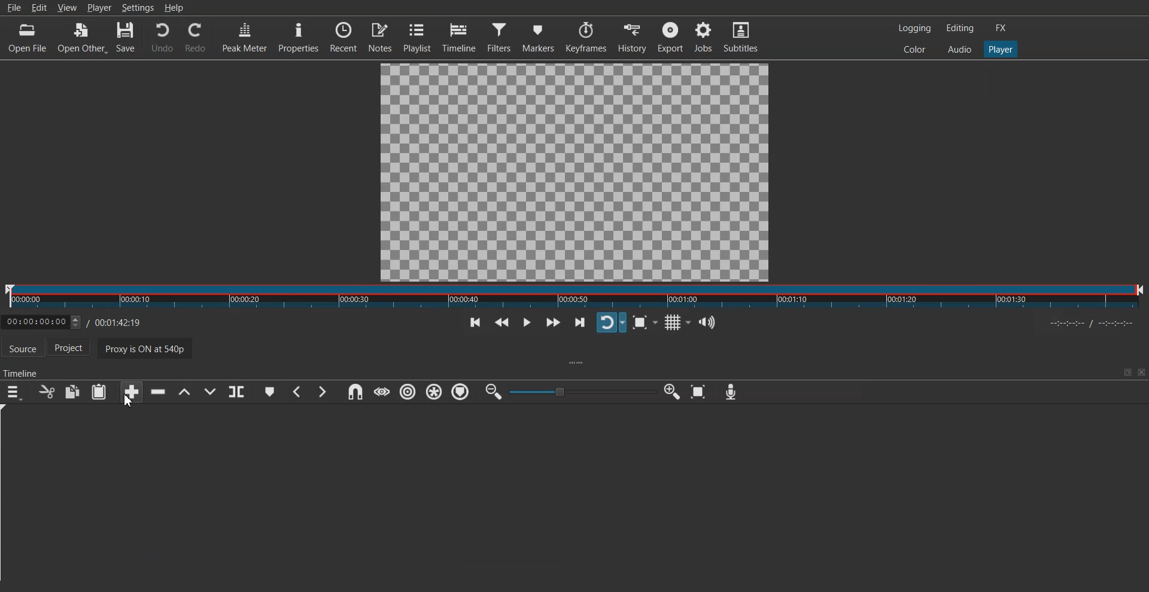 The image size is (1149, 592). Describe the element at coordinates (633, 37) in the screenshot. I see `History` at that location.